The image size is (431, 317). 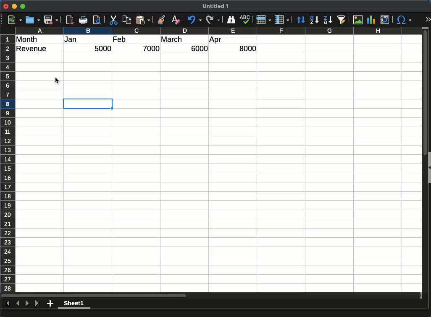 What do you see at coordinates (198, 48) in the screenshot?
I see `6000` at bounding box center [198, 48].